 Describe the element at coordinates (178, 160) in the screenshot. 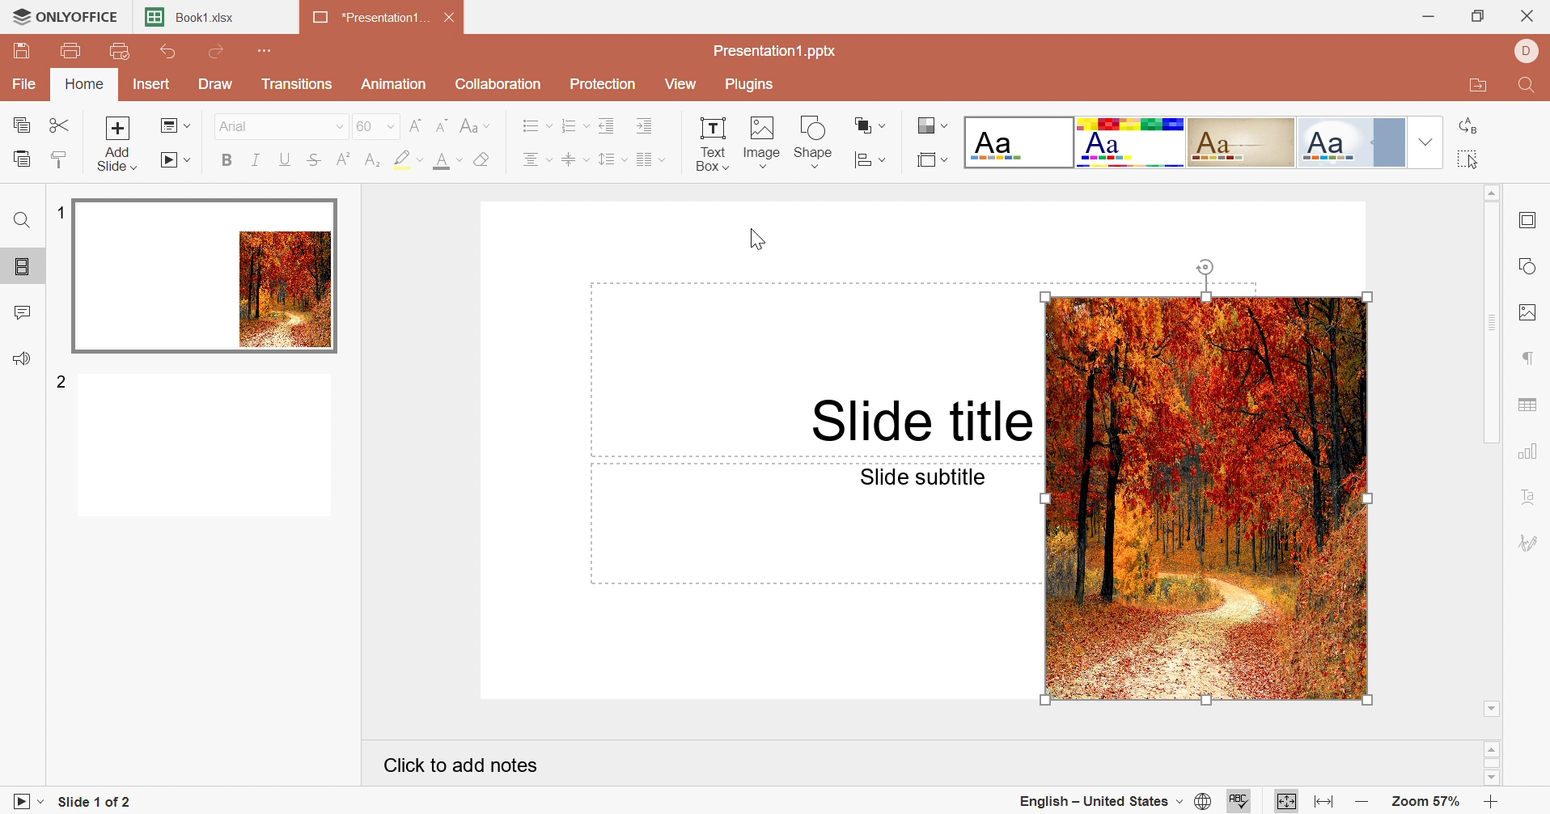

I see `Start slideshow` at that location.